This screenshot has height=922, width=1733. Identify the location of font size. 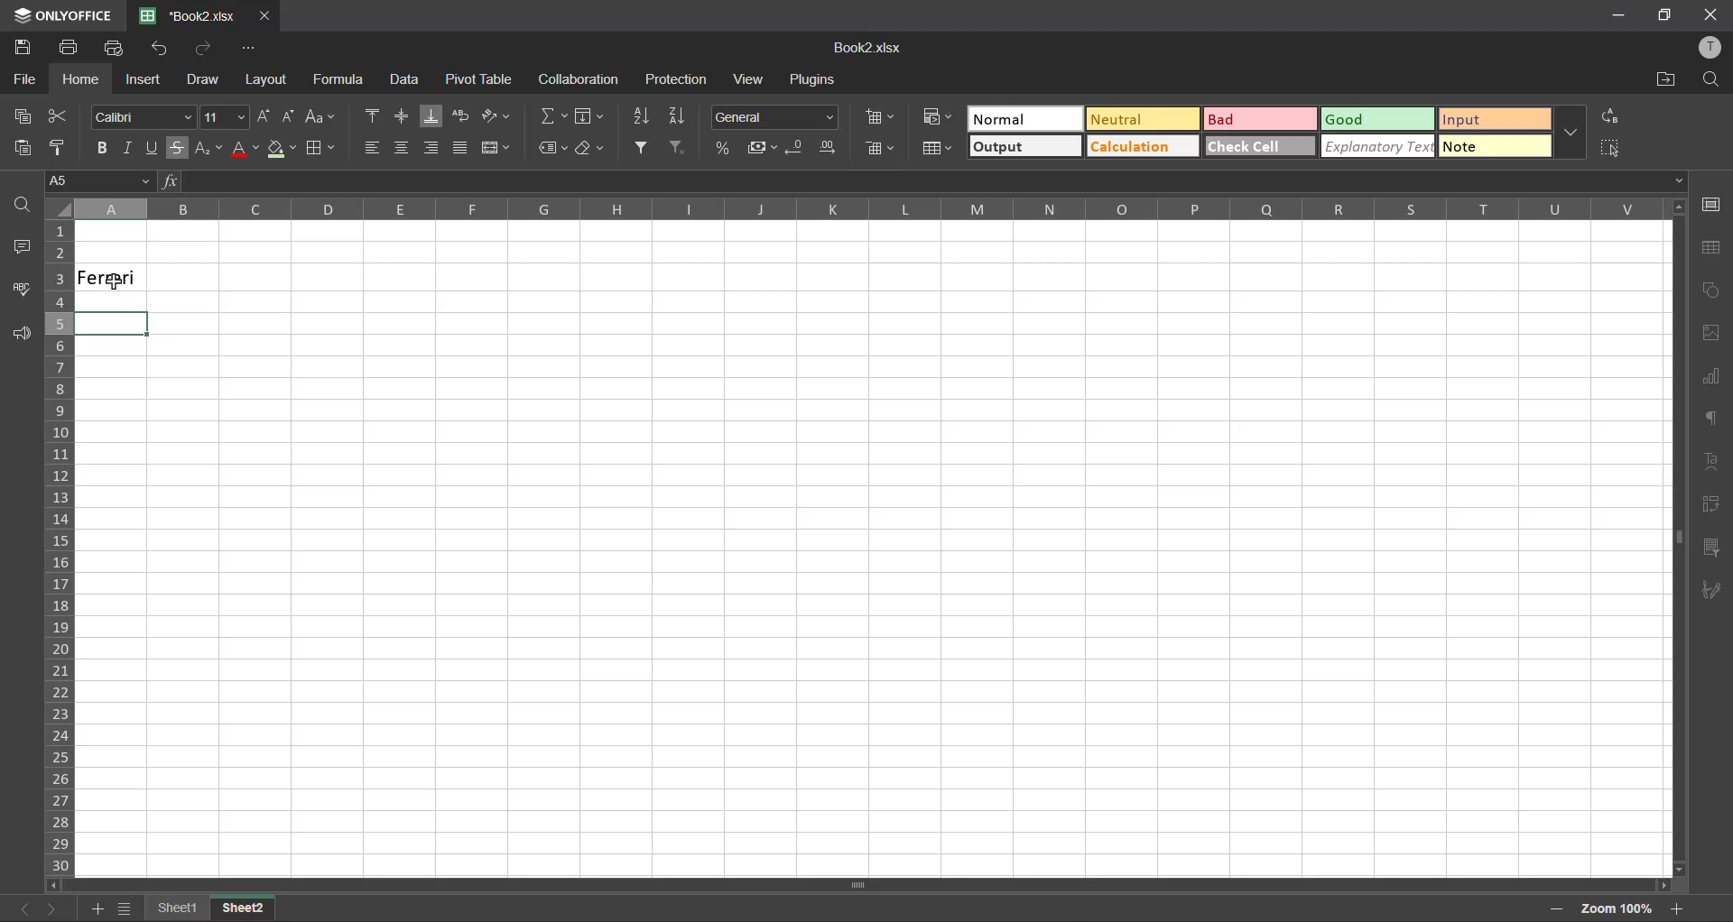
(226, 116).